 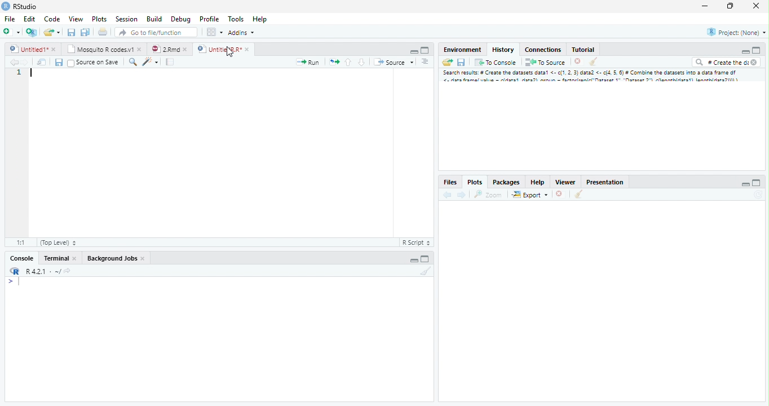 I want to click on Save all, so click(x=85, y=32).